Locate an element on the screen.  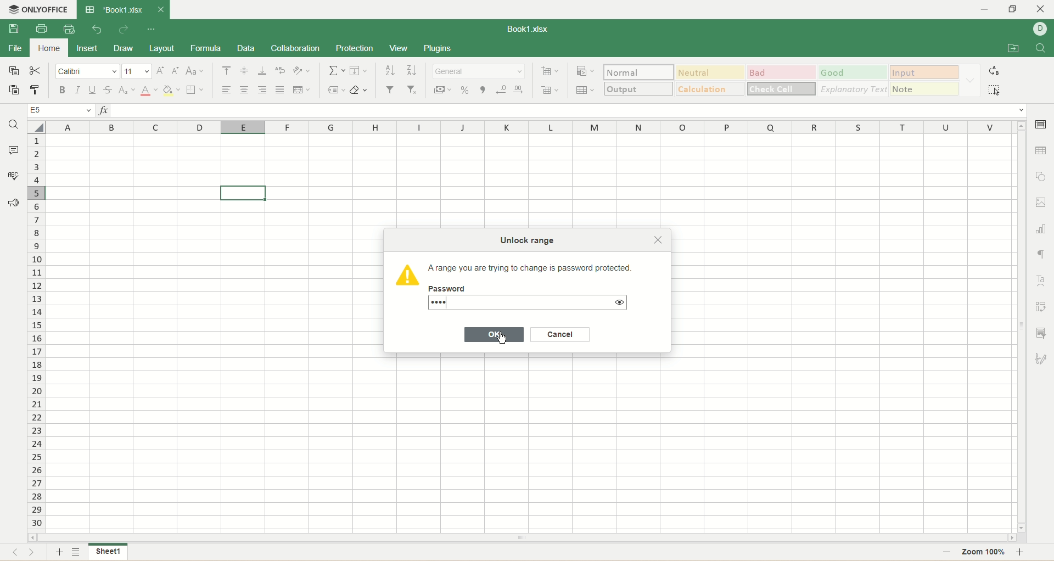
OK is located at coordinates (494, 335).